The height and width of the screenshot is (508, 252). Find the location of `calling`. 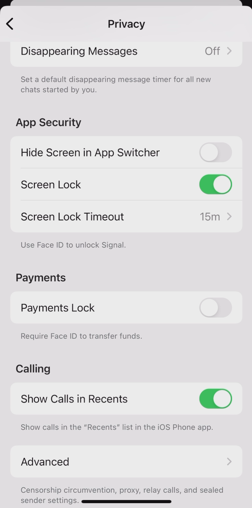

calling is located at coordinates (34, 368).